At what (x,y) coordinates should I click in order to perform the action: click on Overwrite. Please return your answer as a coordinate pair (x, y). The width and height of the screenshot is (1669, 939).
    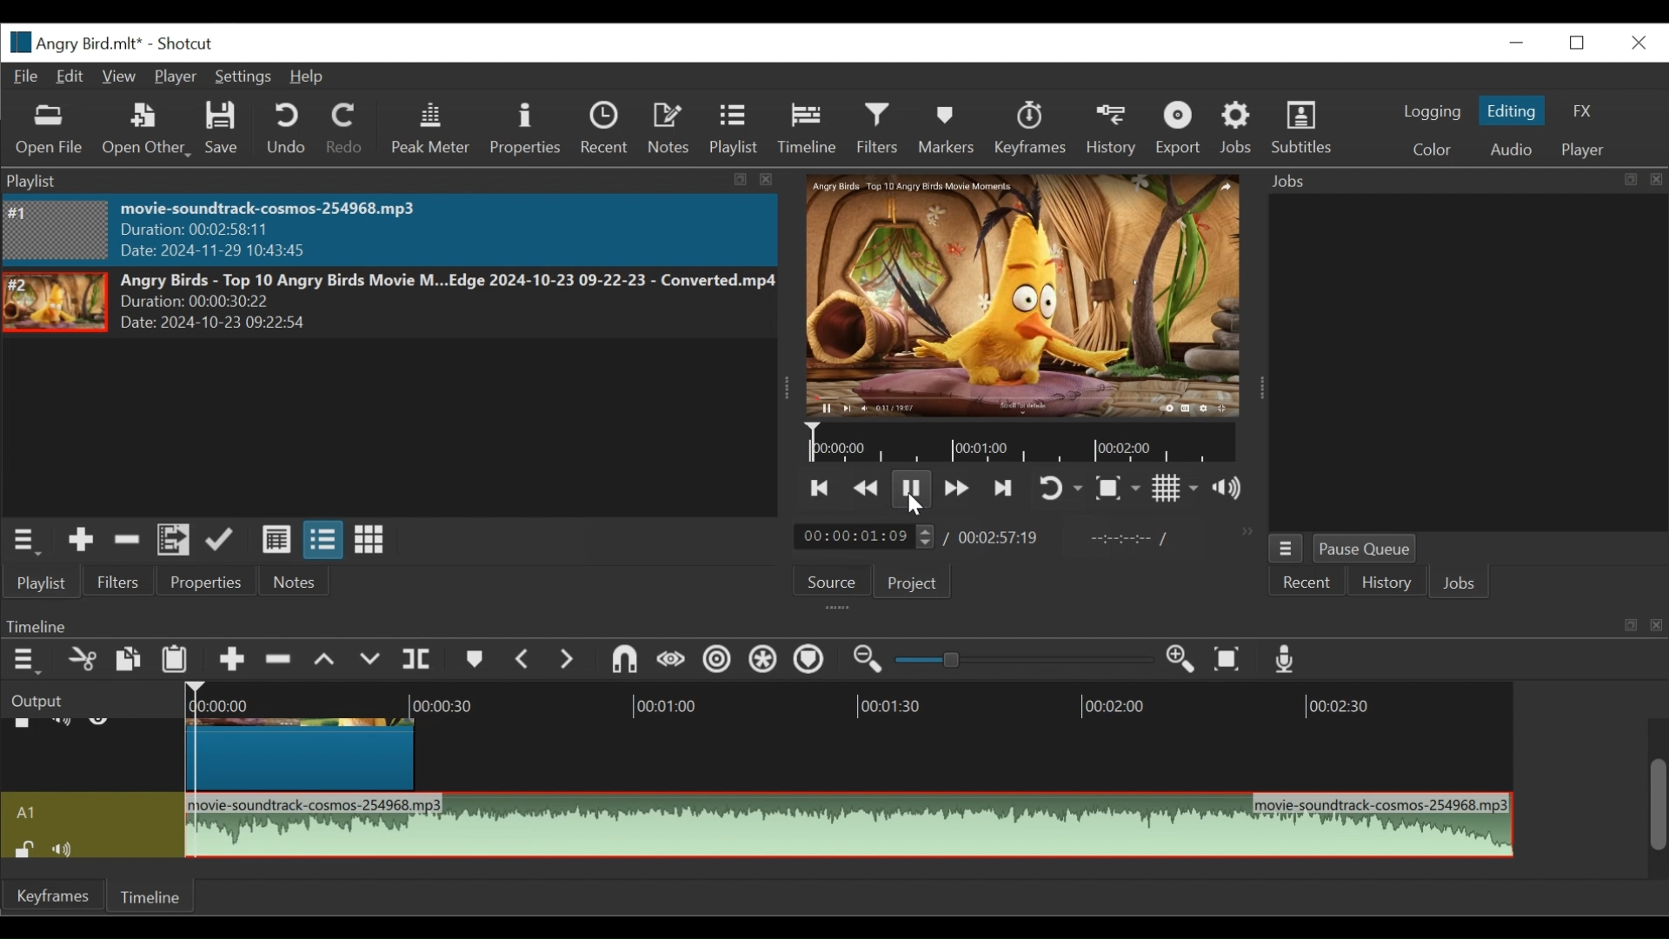
    Looking at the image, I should click on (371, 661).